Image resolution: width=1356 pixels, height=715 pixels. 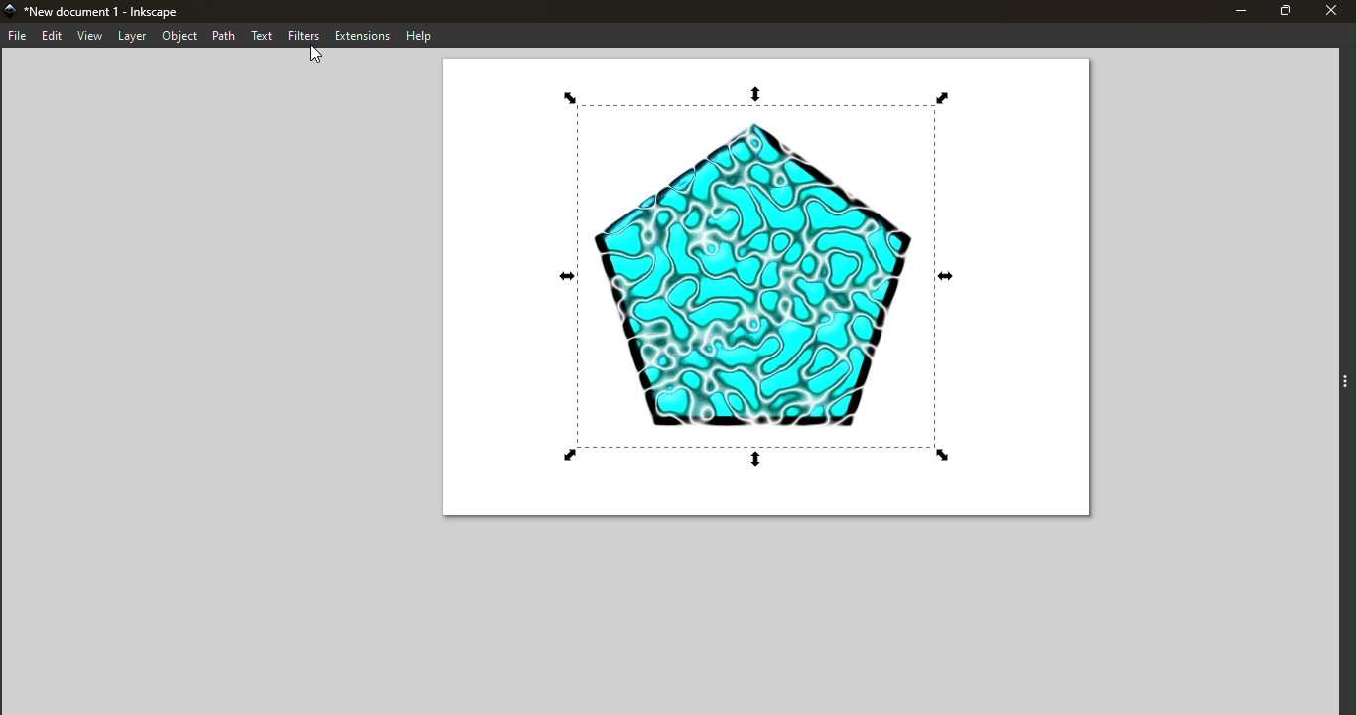 I want to click on Help, so click(x=425, y=34).